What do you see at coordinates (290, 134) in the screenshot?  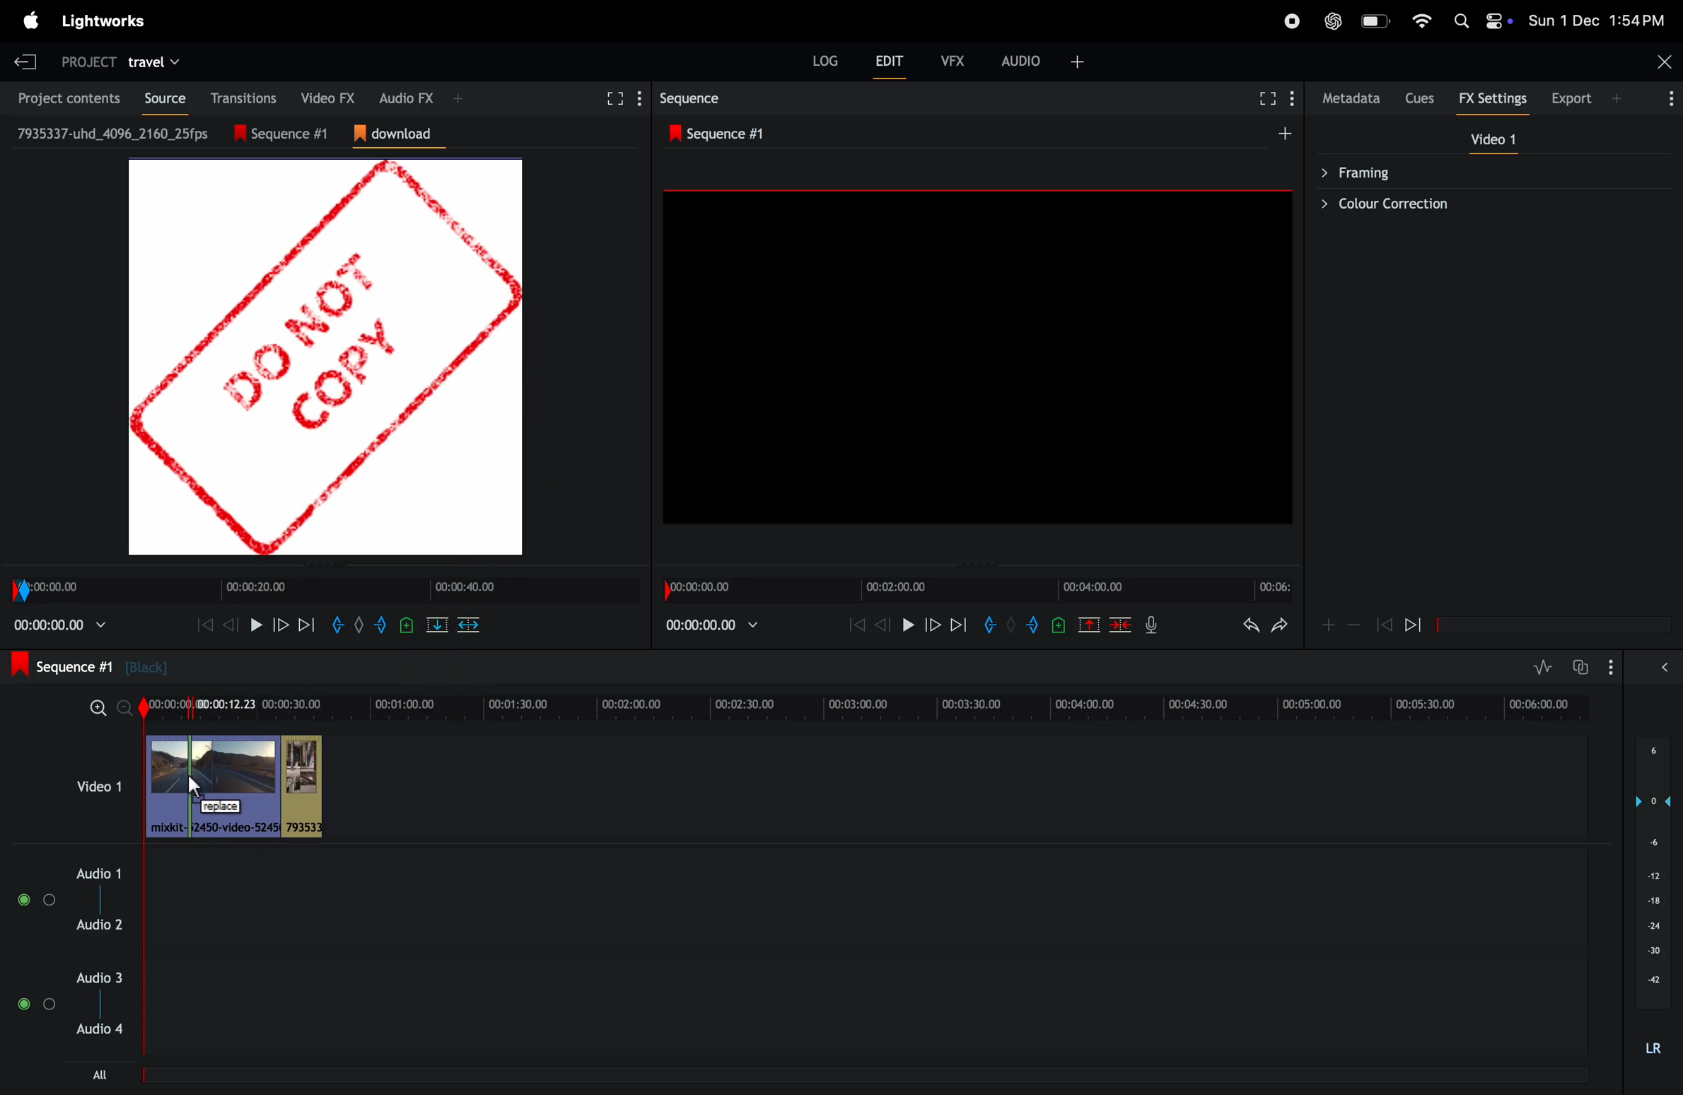 I see `sequence #1` at bounding box center [290, 134].